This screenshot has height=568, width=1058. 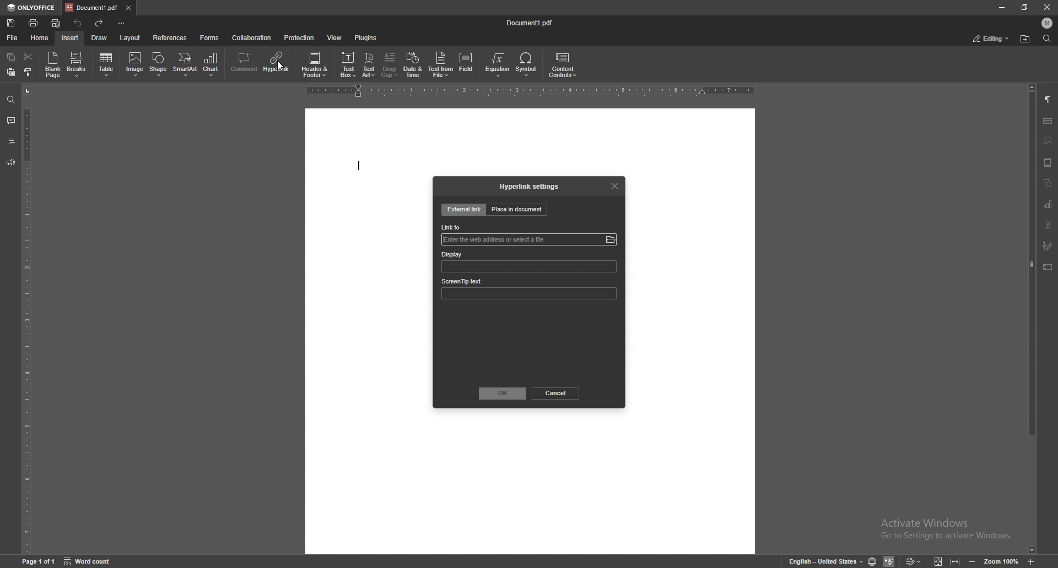 What do you see at coordinates (12, 56) in the screenshot?
I see `copy` at bounding box center [12, 56].